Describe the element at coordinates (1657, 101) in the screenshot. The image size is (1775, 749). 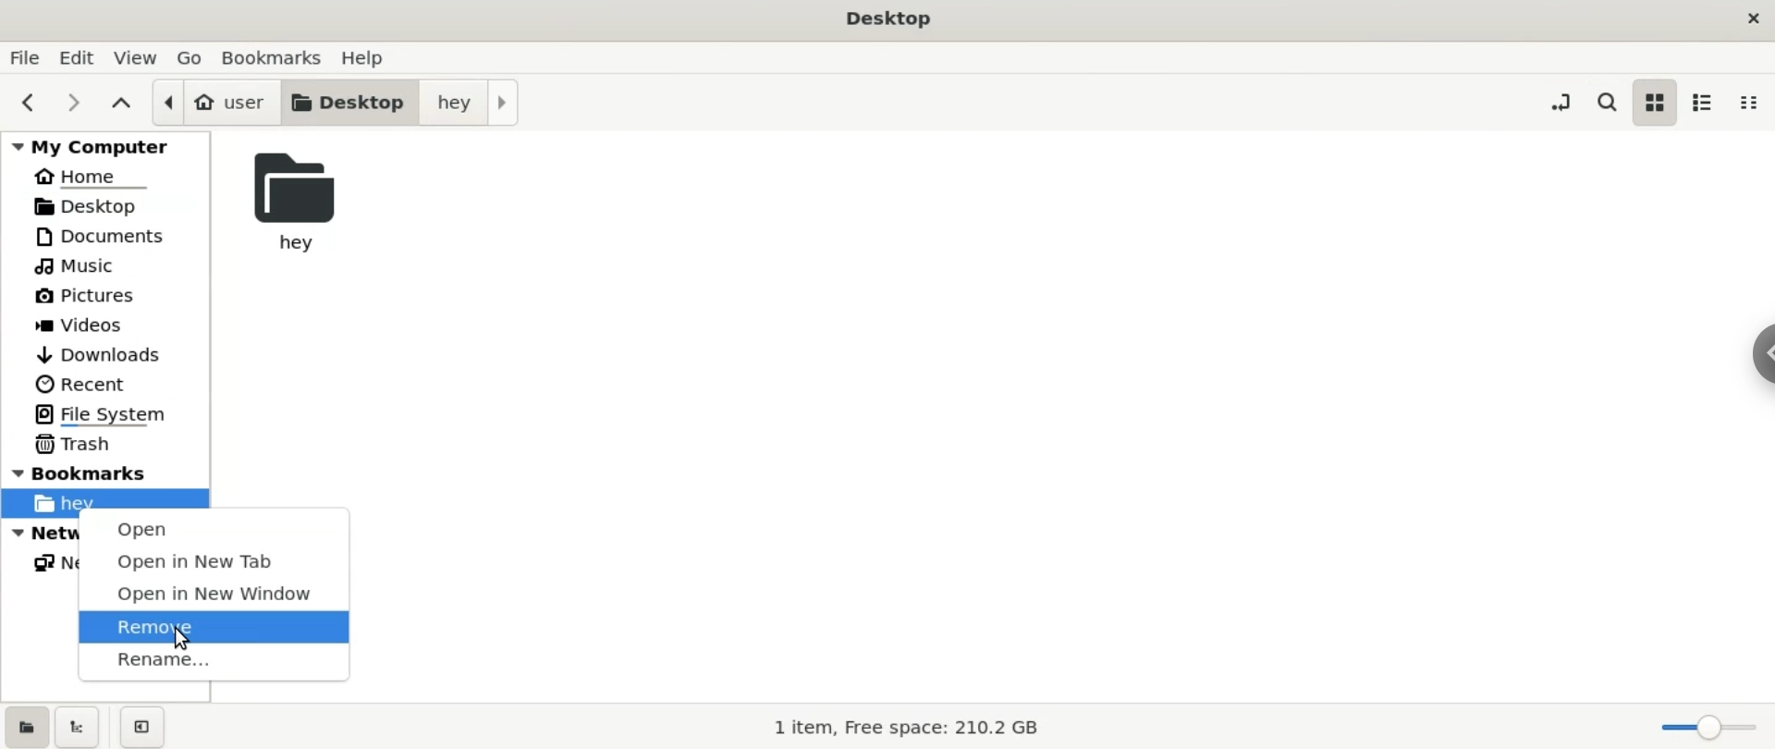
I see `icon view` at that location.